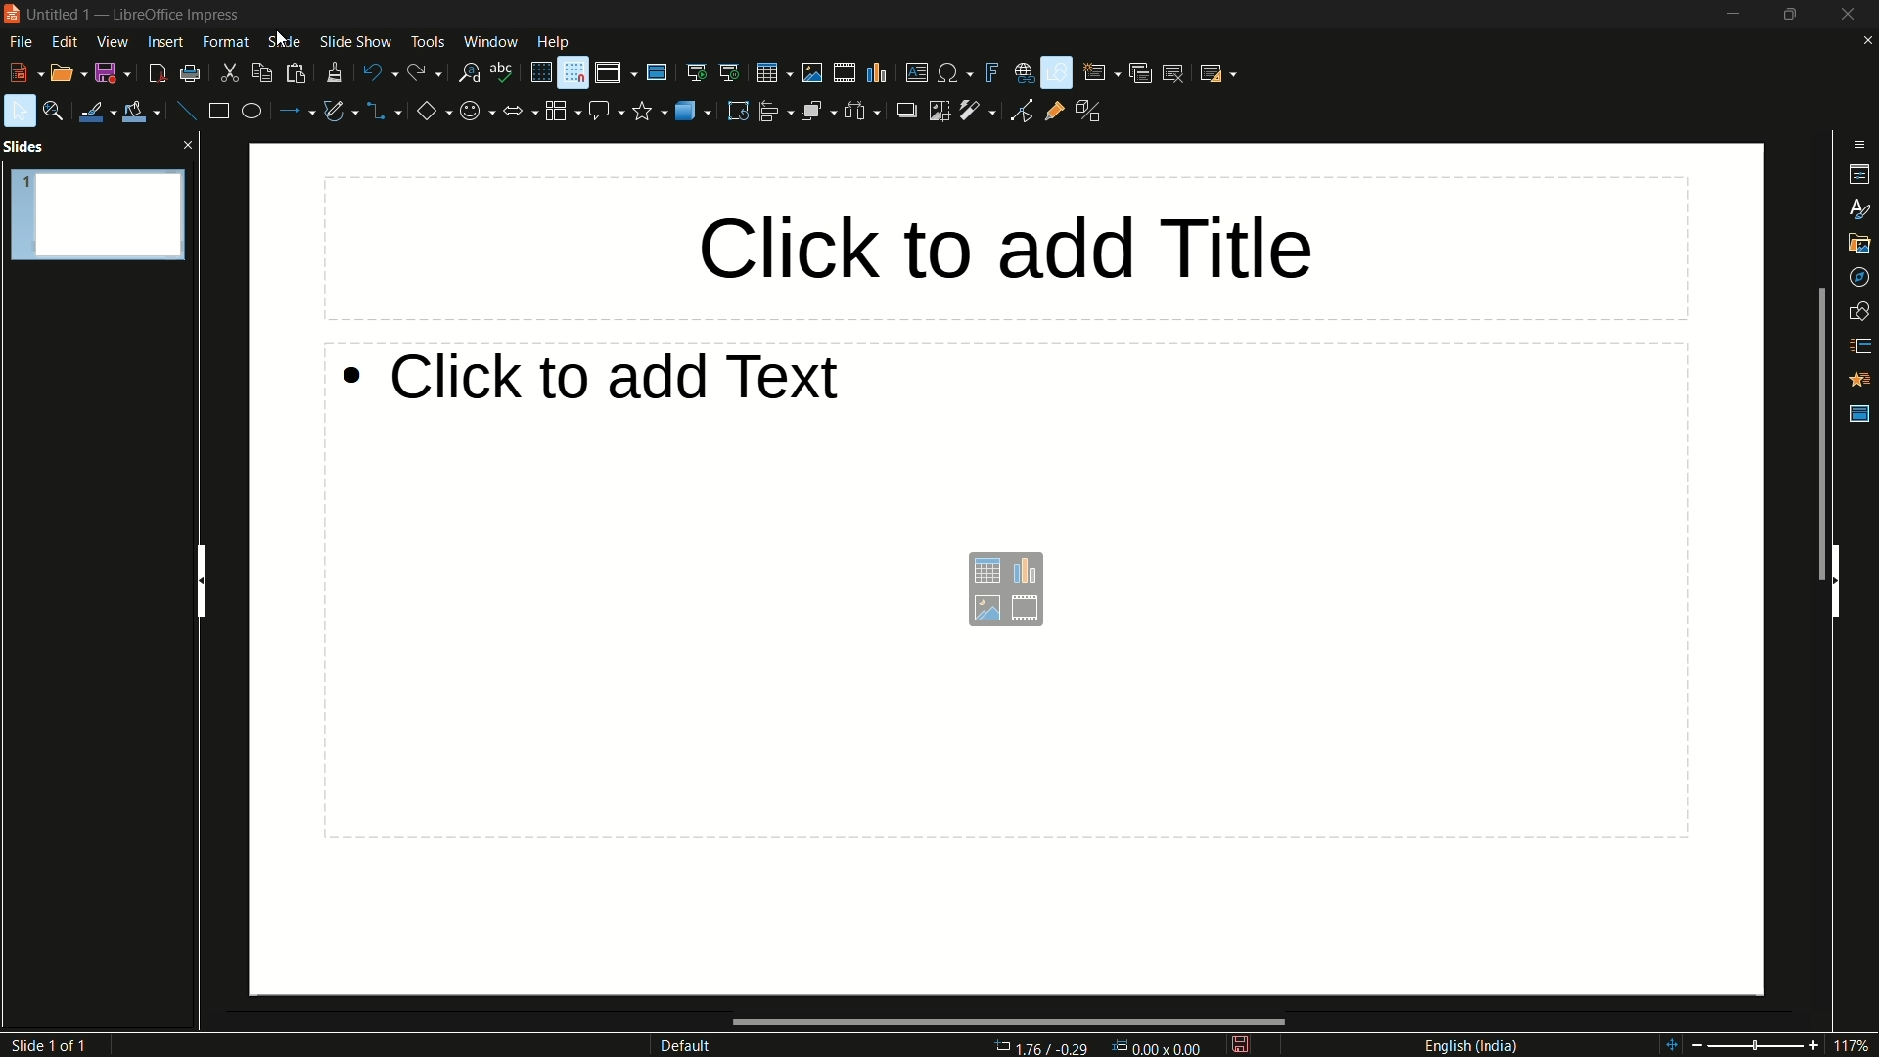  Describe the element at coordinates (1022, 72) in the screenshot. I see `insert hyperlink` at that location.